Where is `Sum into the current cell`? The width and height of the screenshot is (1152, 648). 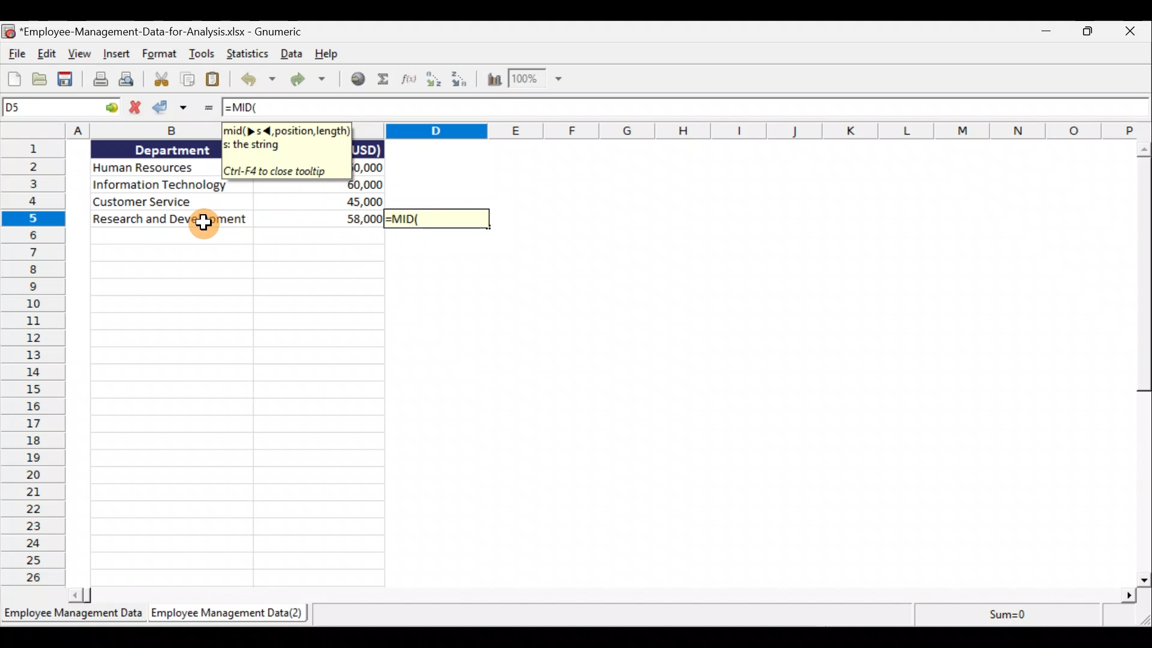 Sum into the current cell is located at coordinates (383, 82).